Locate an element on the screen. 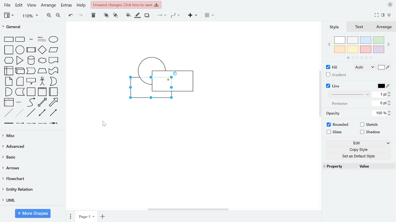  arrange is located at coordinates (384, 27).